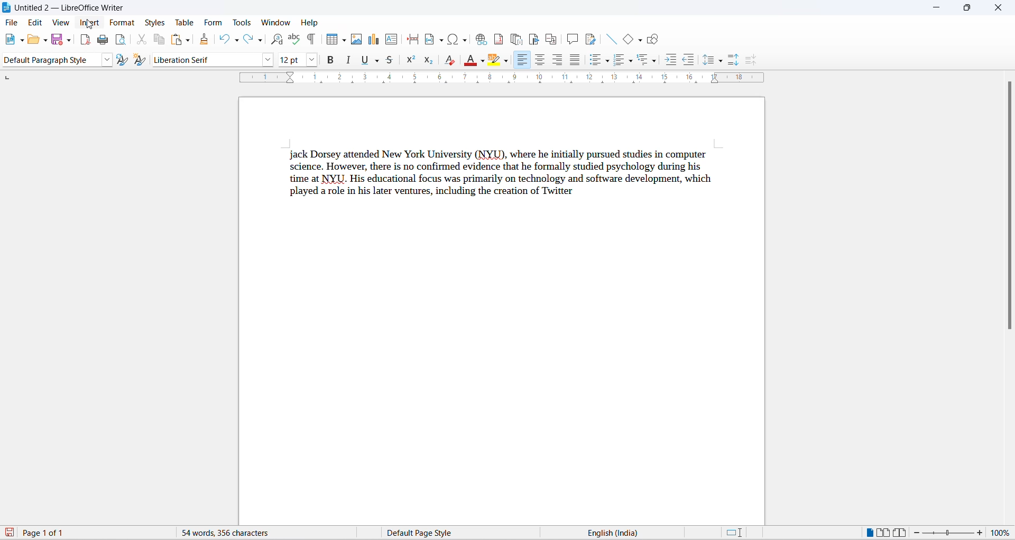  What do you see at coordinates (658, 63) in the screenshot?
I see `select outline options` at bounding box center [658, 63].